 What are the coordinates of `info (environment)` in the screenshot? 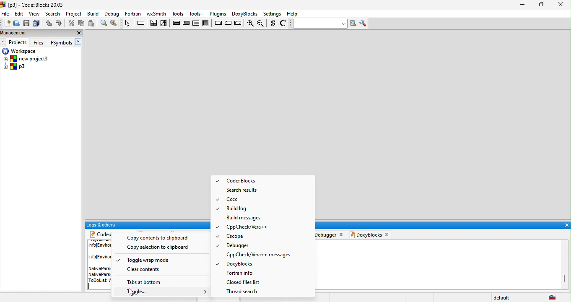 It's located at (99, 251).